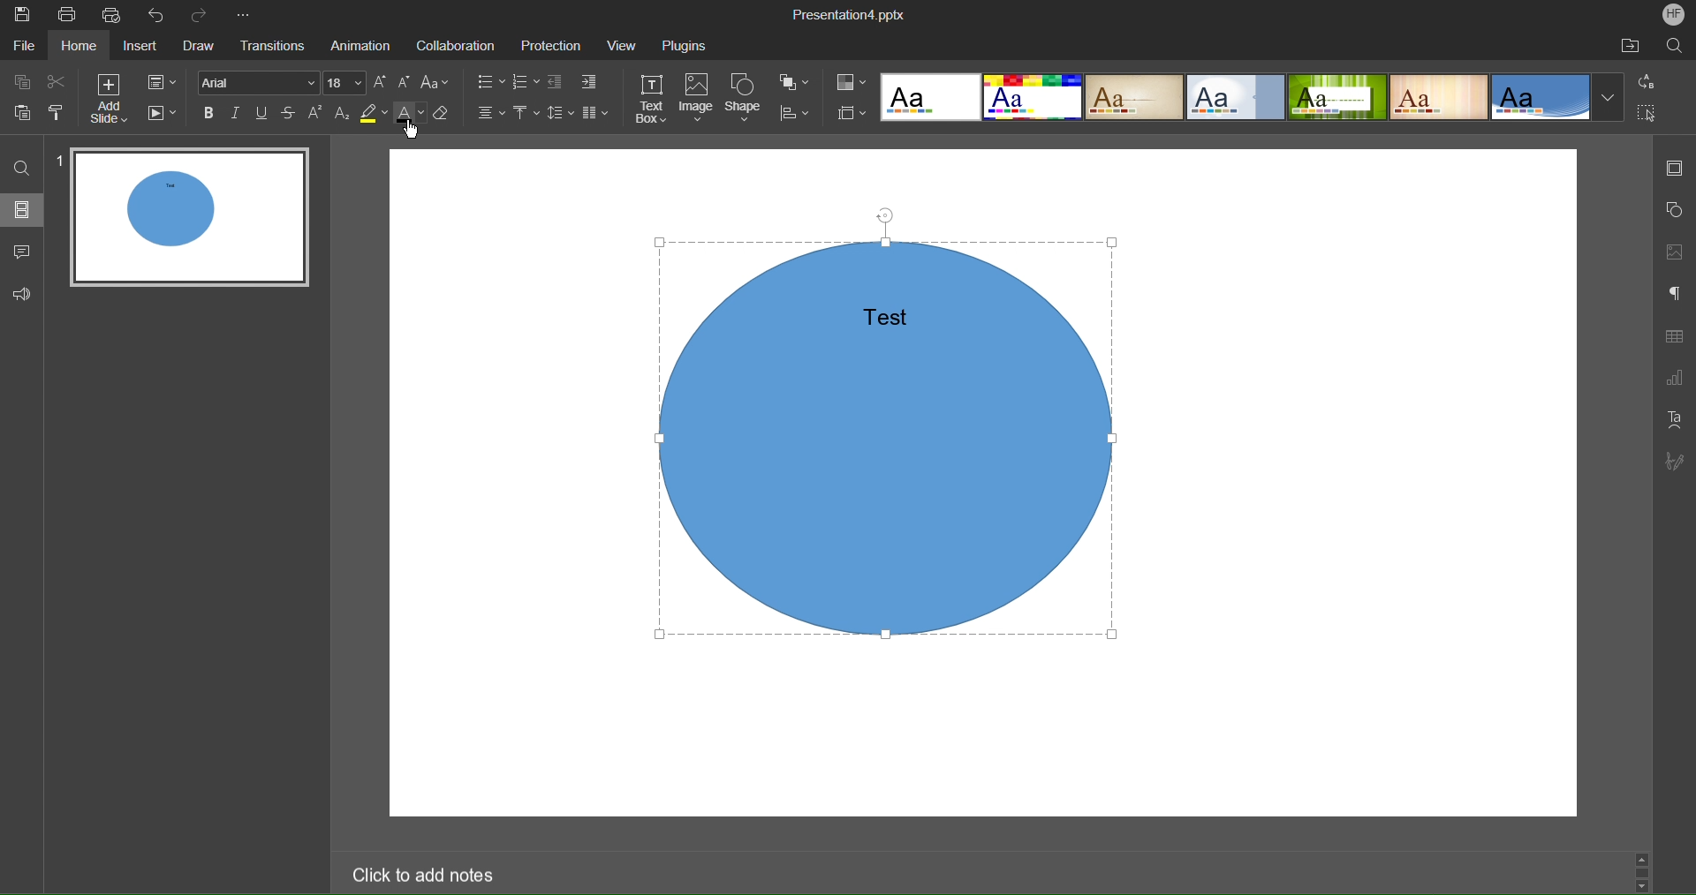  I want to click on Color, so click(851, 84).